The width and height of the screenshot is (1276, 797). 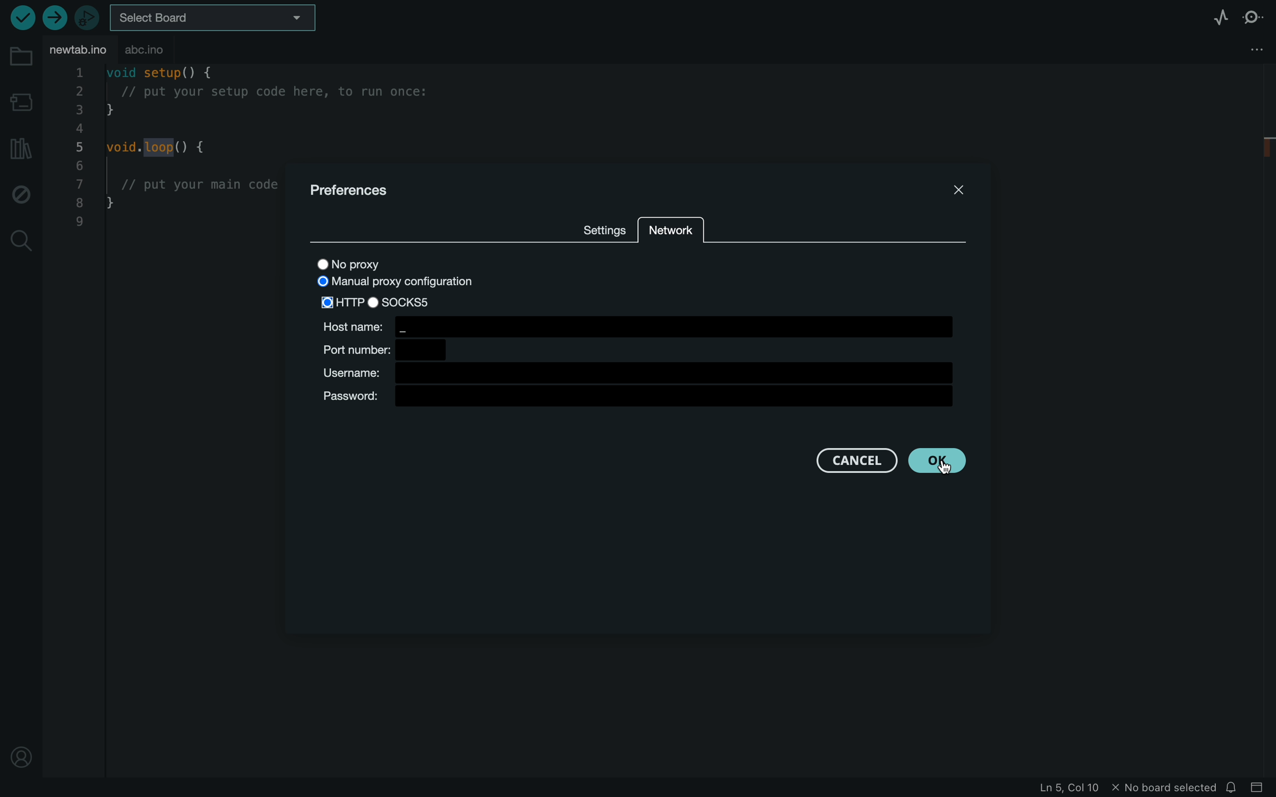 What do you see at coordinates (340, 303) in the screenshot?
I see `selected` at bounding box center [340, 303].